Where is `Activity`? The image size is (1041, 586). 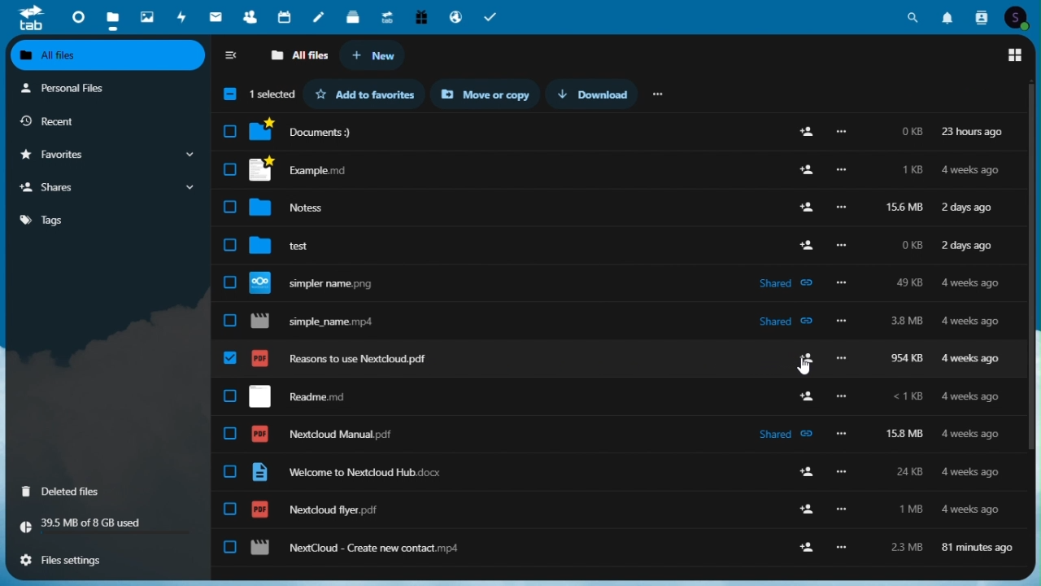
Activity is located at coordinates (183, 17).